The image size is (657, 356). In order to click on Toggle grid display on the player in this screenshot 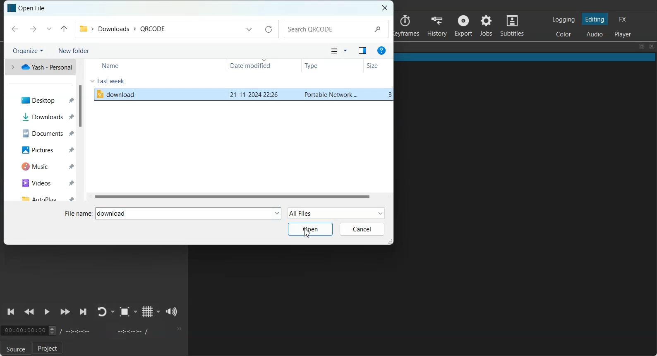, I will do `click(147, 312)`.